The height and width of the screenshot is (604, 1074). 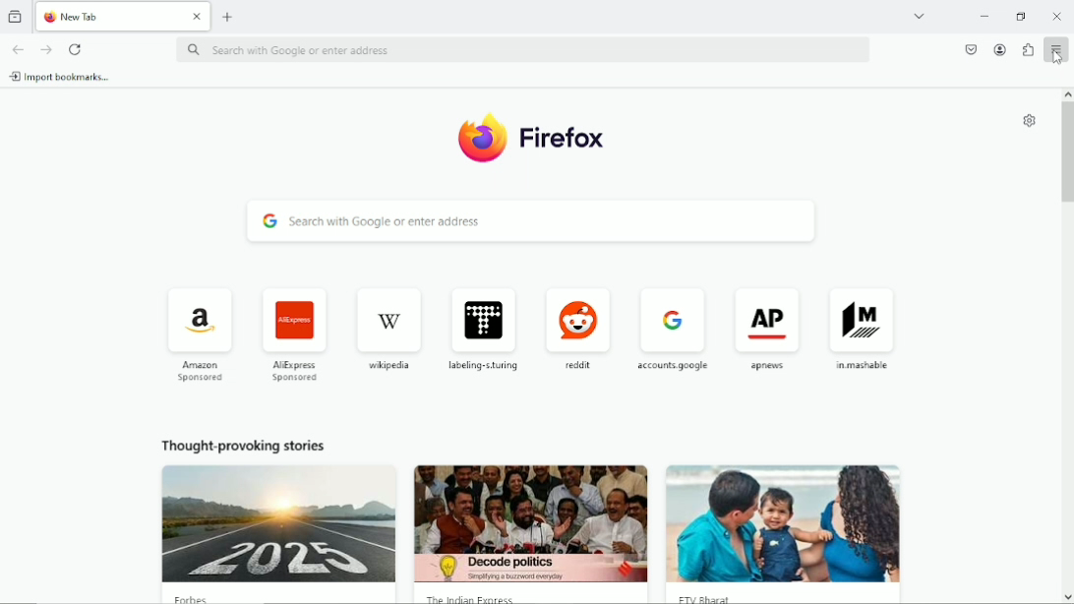 What do you see at coordinates (792, 532) in the screenshot?
I see `Image` at bounding box center [792, 532].